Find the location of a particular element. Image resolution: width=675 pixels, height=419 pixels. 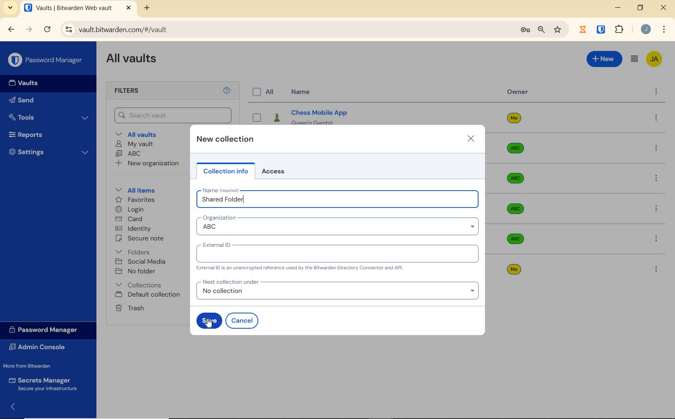

Search Vault is located at coordinates (174, 115).